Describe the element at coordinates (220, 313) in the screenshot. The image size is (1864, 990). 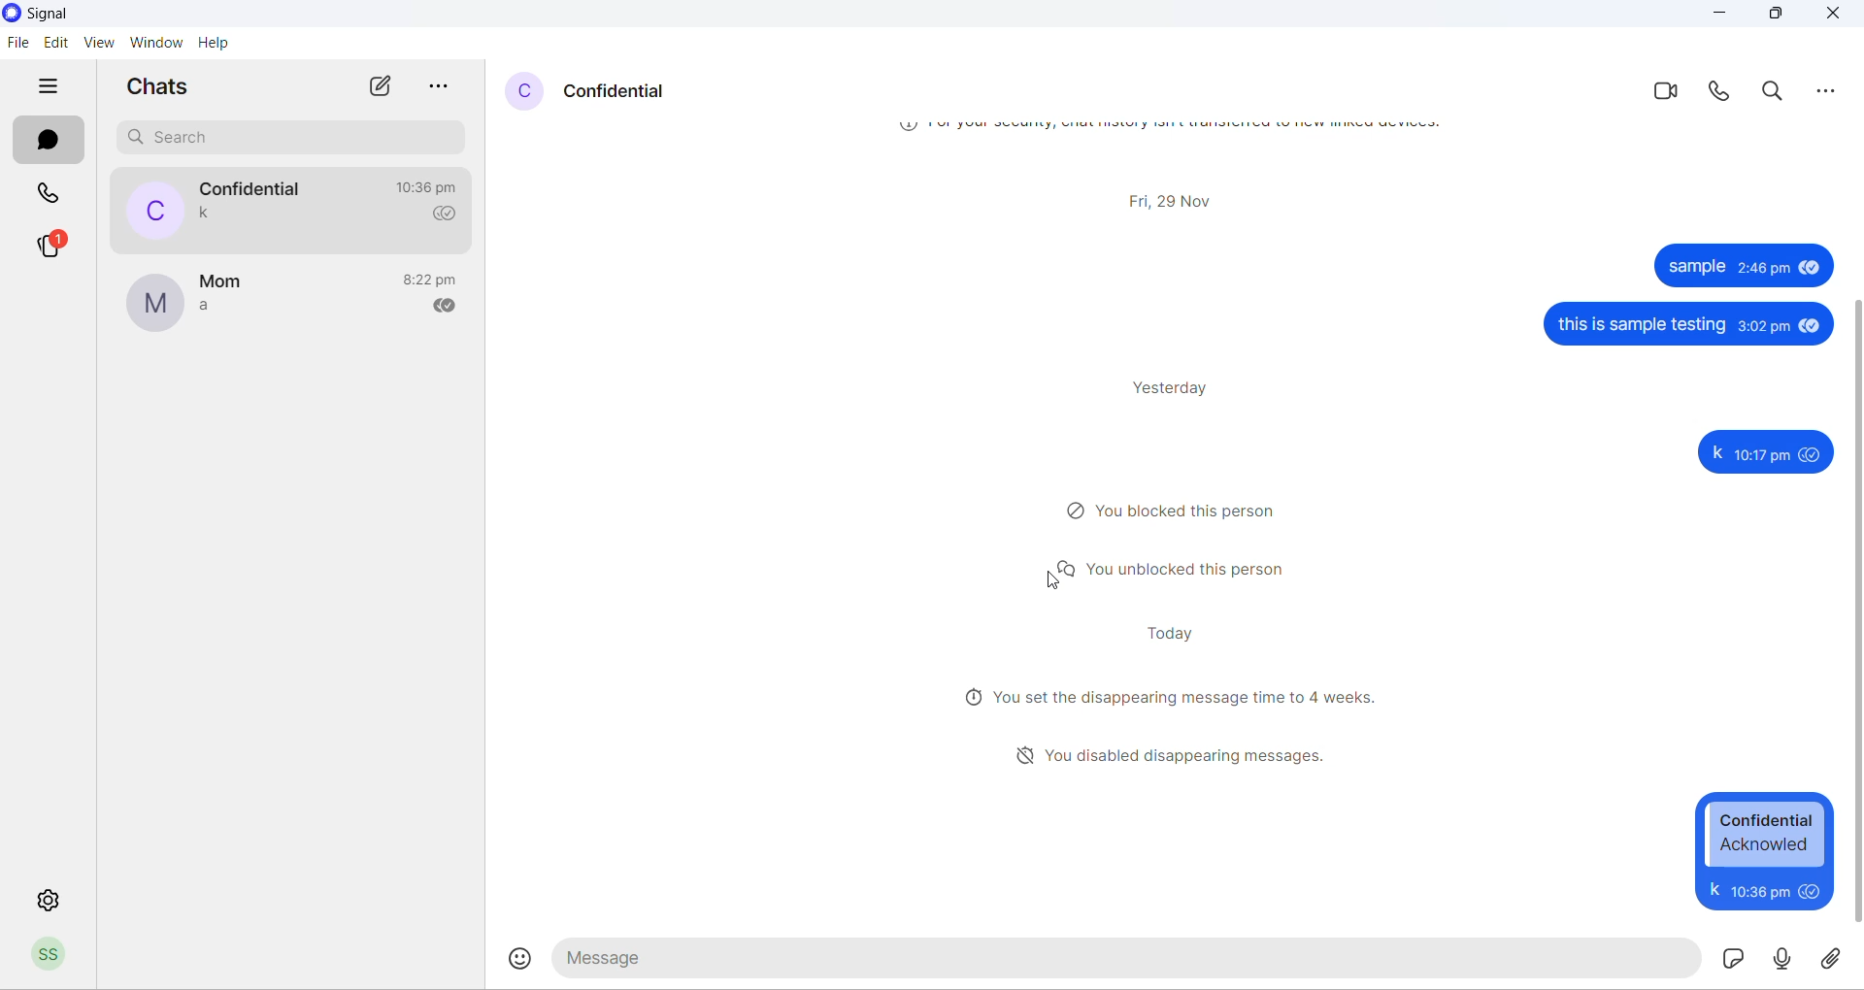
I see `last message` at that location.